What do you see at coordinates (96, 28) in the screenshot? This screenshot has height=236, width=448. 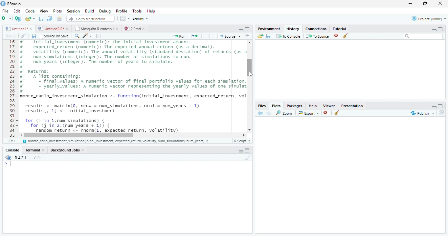 I see `Mosquito R codes.v1` at bounding box center [96, 28].